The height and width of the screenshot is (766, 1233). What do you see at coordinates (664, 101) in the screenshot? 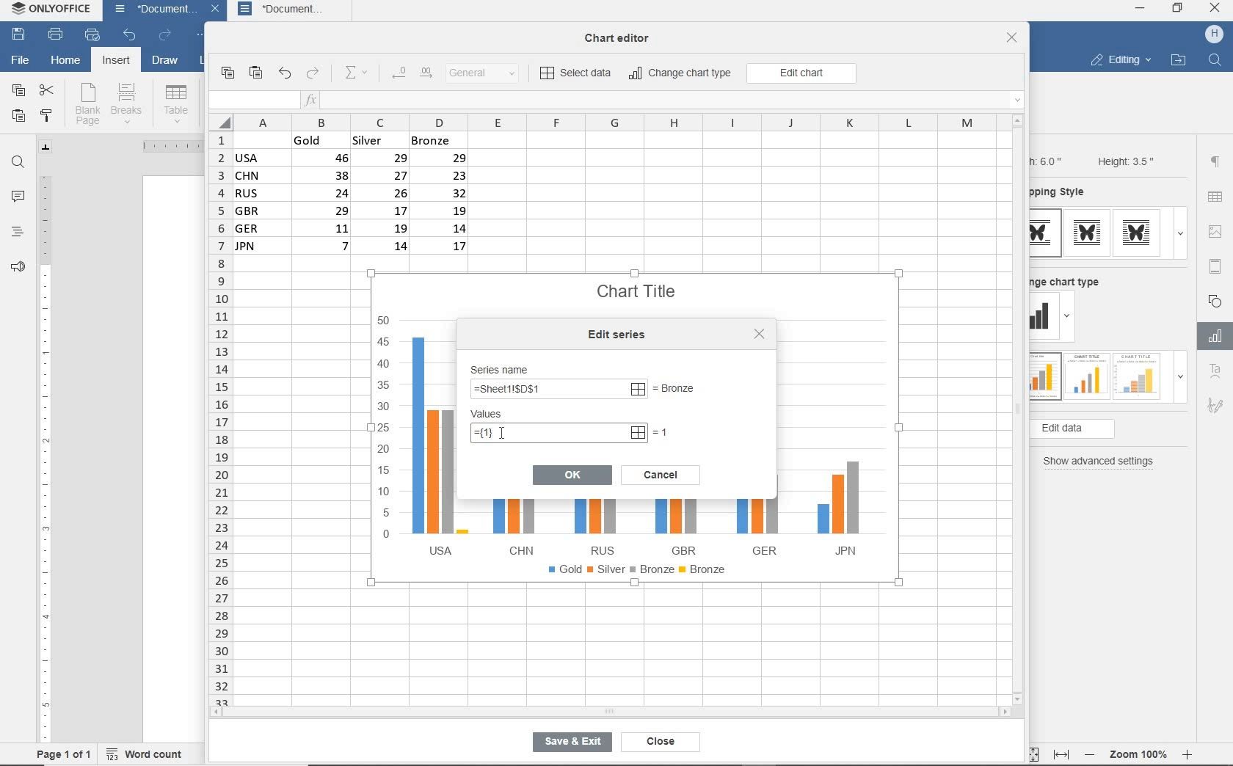
I see `insert function` at bounding box center [664, 101].